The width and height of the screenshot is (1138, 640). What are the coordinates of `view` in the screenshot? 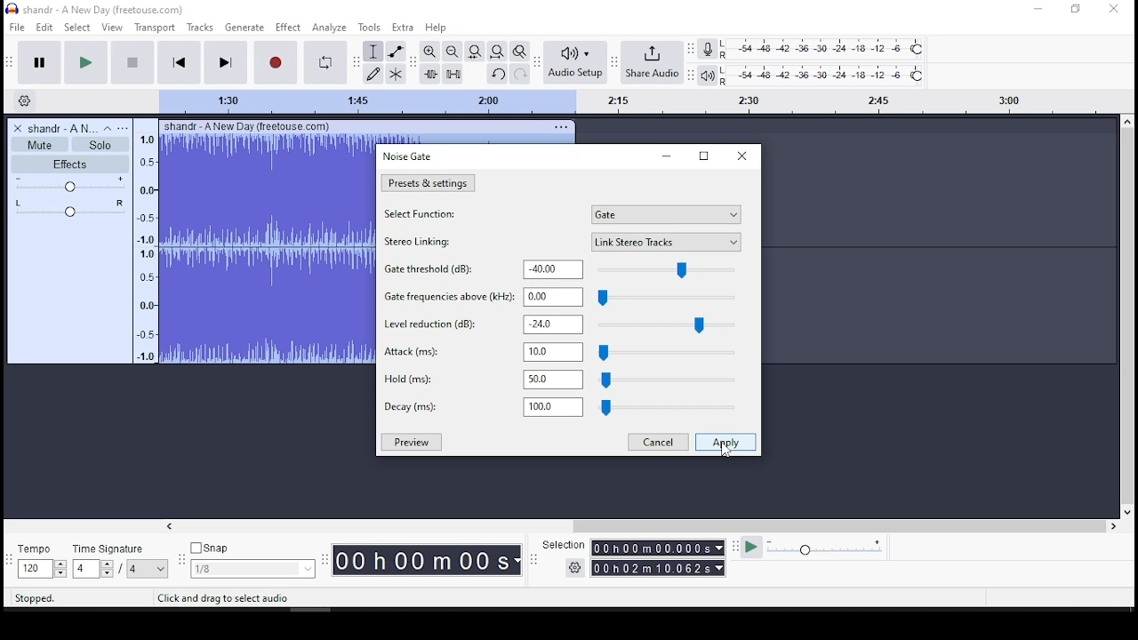 It's located at (113, 28).